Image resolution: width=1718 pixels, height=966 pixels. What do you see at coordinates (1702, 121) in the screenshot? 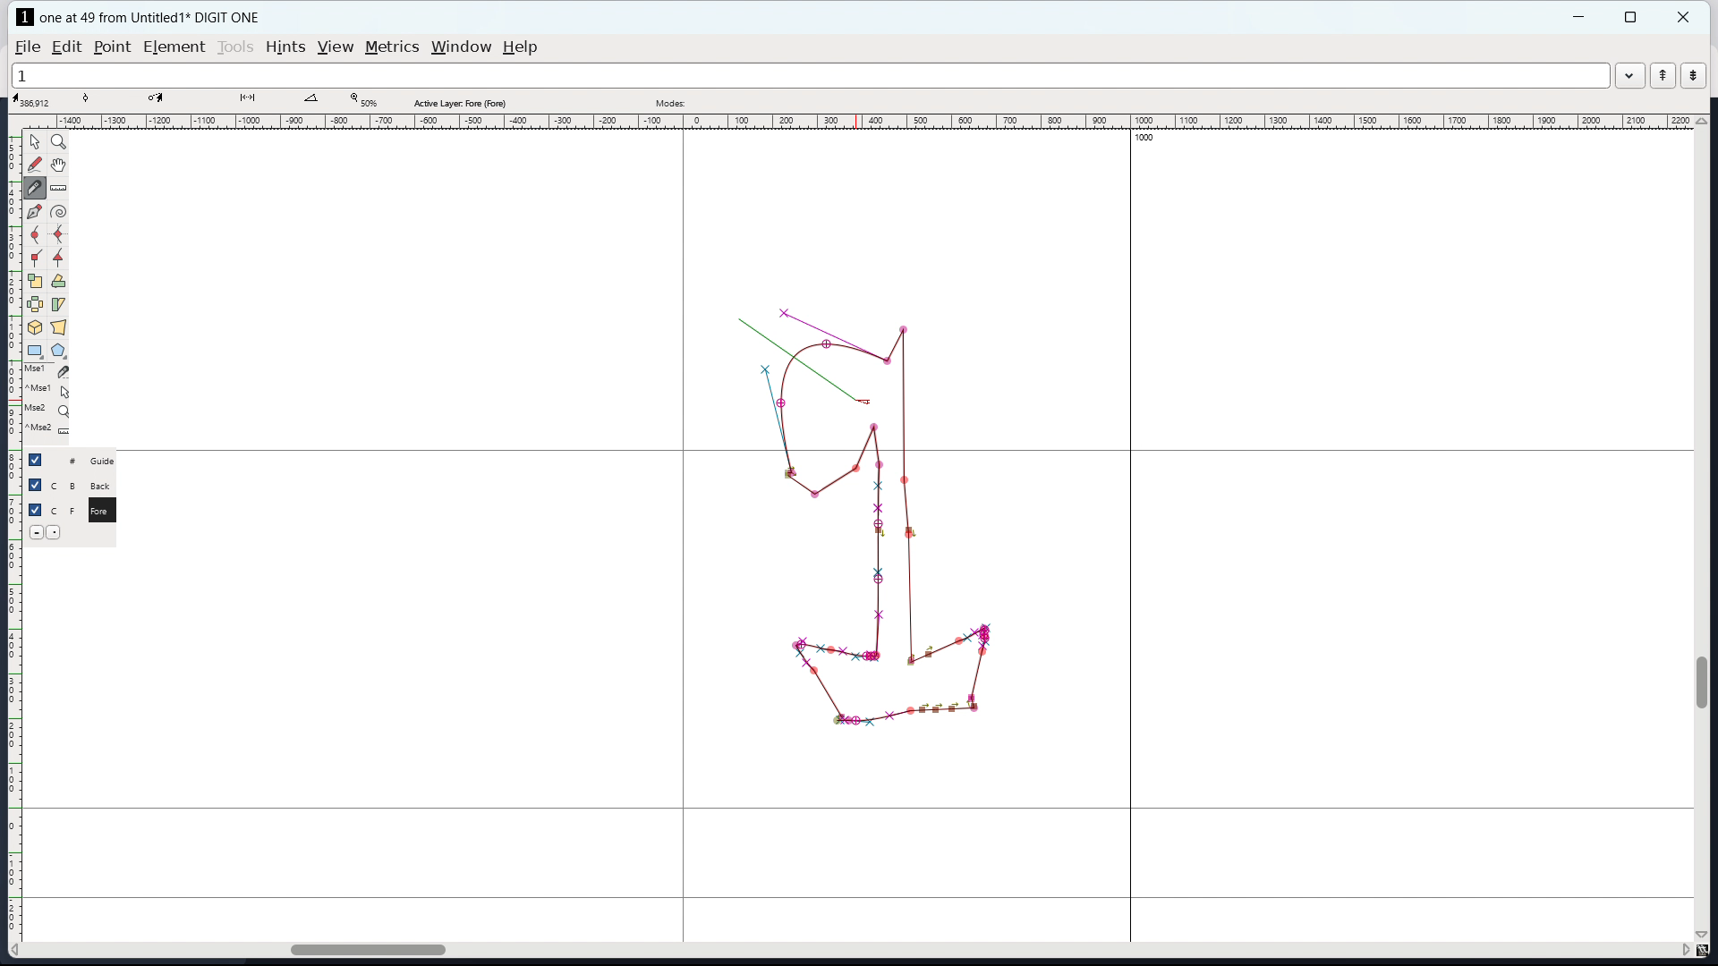
I see `scroll up` at bounding box center [1702, 121].